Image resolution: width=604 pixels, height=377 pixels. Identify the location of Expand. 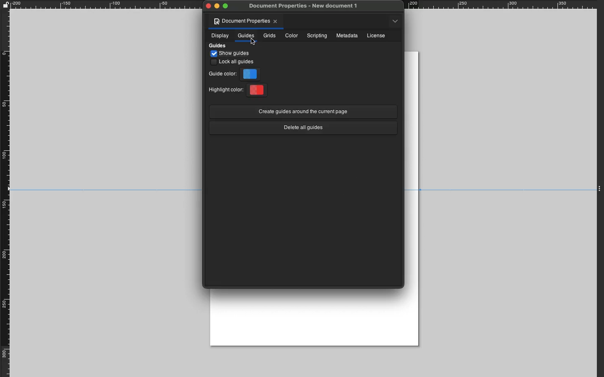
(600, 188).